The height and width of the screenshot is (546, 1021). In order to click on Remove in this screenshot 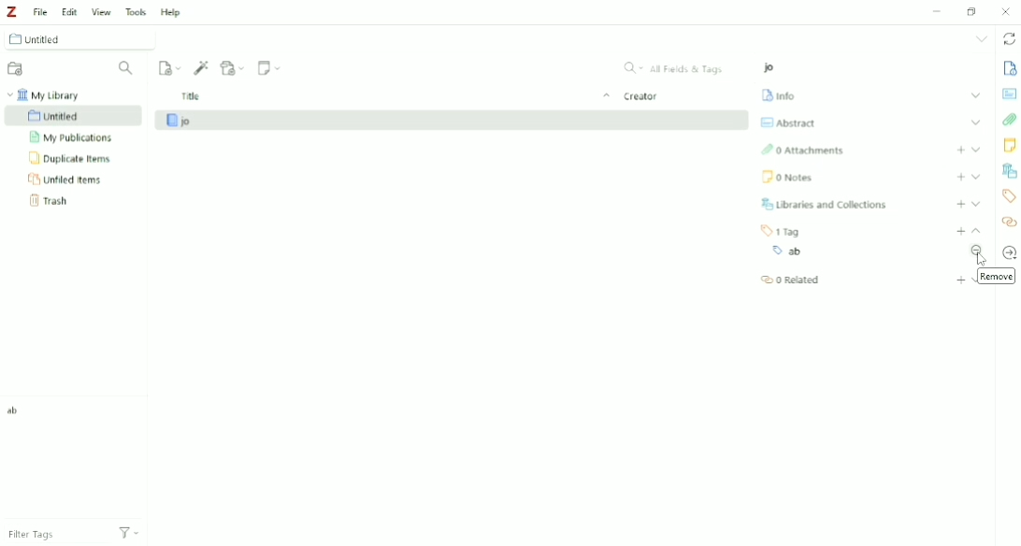, I will do `click(978, 254)`.